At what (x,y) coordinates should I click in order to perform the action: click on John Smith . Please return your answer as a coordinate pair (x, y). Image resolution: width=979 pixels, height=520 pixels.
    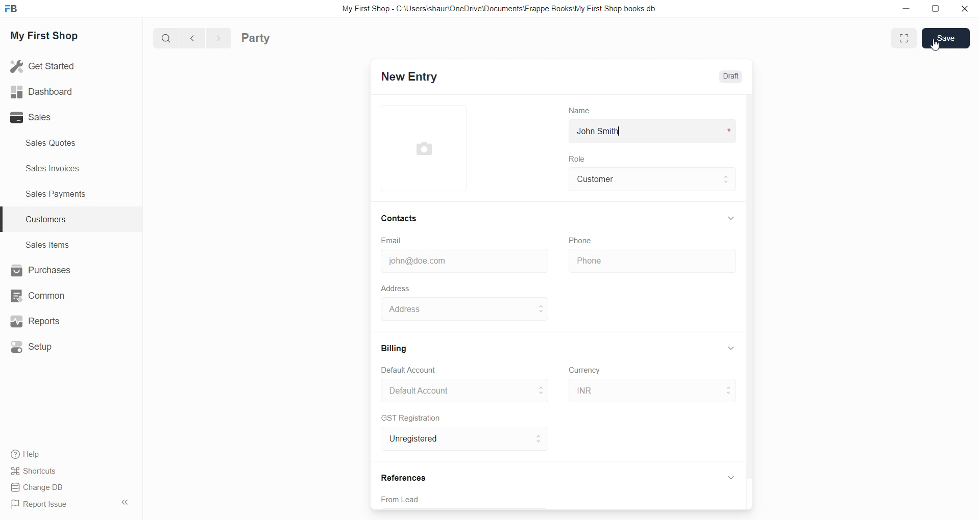
    Looking at the image, I should click on (605, 132).